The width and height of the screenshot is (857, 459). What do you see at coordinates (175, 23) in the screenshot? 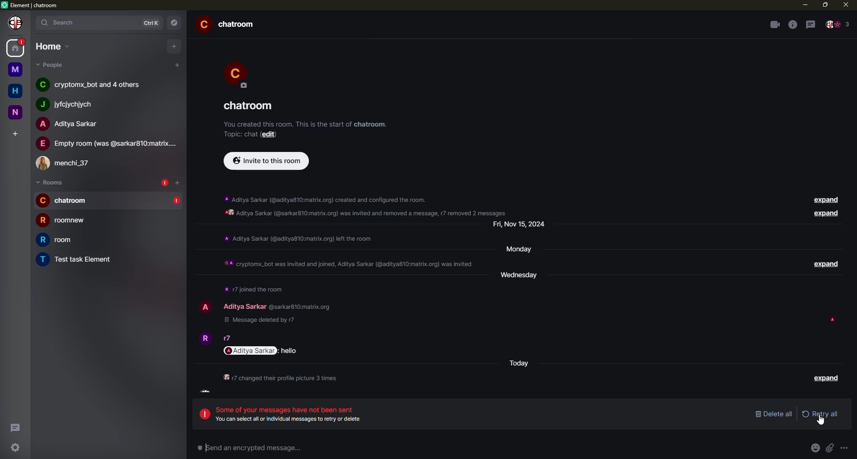
I see `navigator` at bounding box center [175, 23].